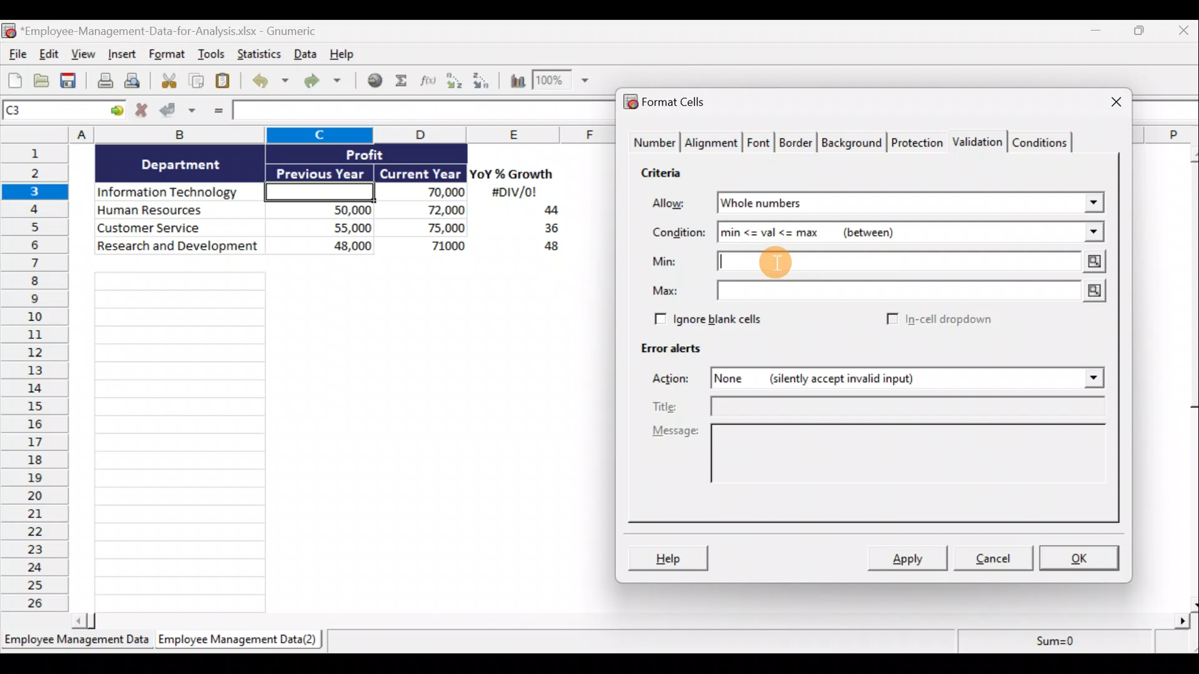 This screenshot has width=1199, height=674. Describe the element at coordinates (912, 262) in the screenshot. I see `Min value` at that location.